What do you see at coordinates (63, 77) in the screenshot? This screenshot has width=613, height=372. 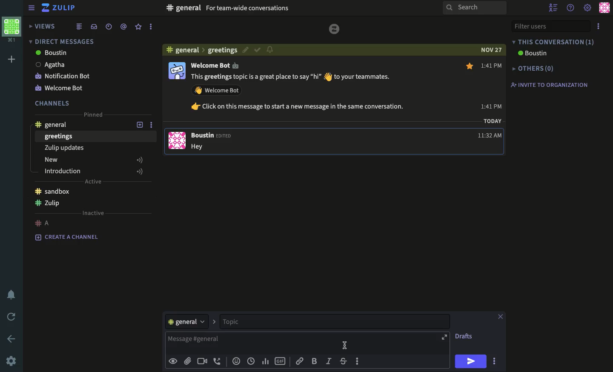 I see `notification bot` at bounding box center [63, 77].